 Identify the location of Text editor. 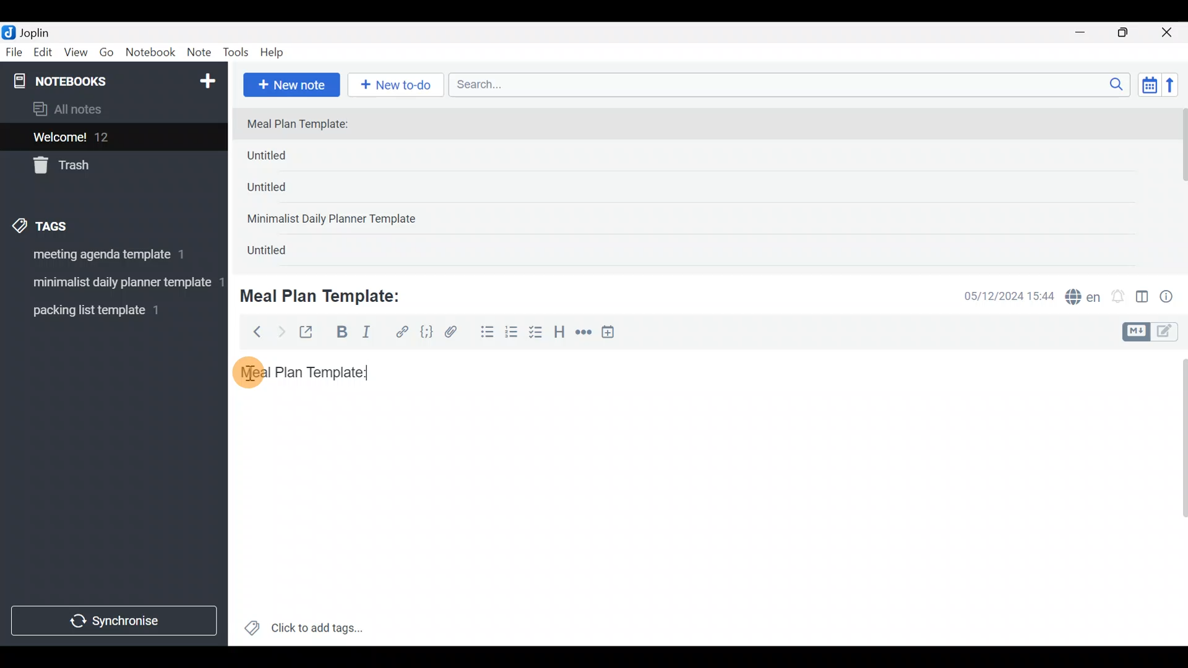
(690, 521).